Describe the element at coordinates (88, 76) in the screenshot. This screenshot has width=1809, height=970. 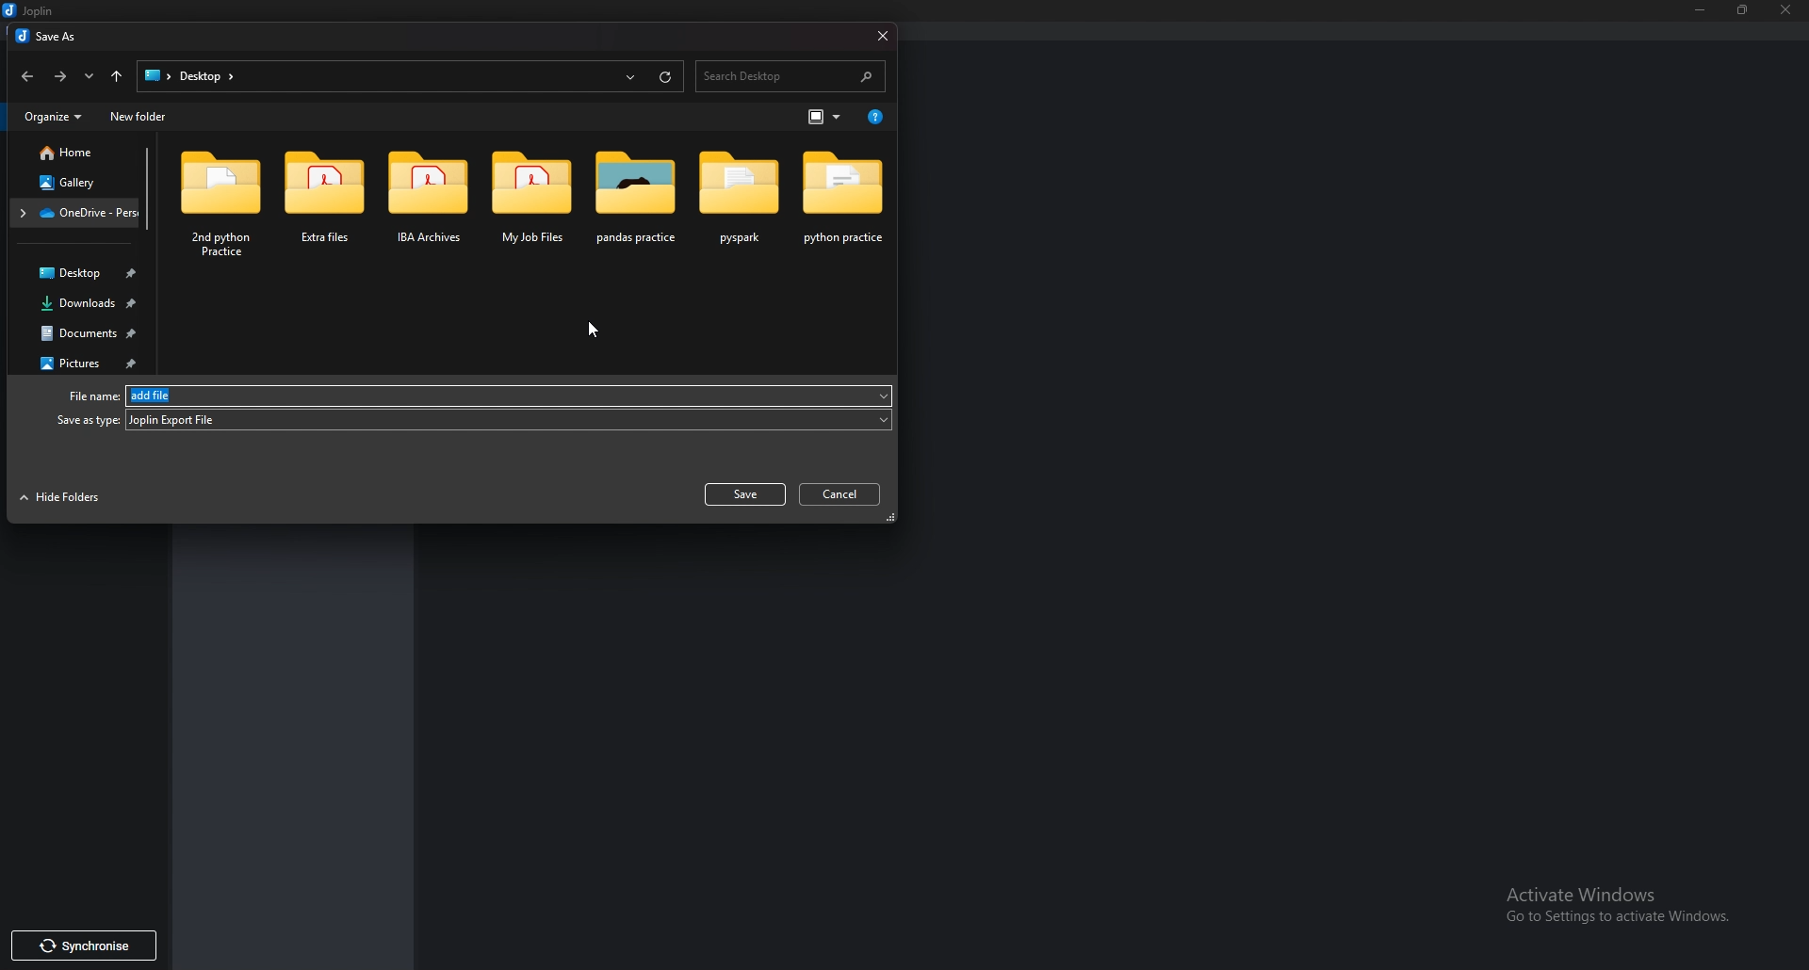
I see `Recent` at that location.